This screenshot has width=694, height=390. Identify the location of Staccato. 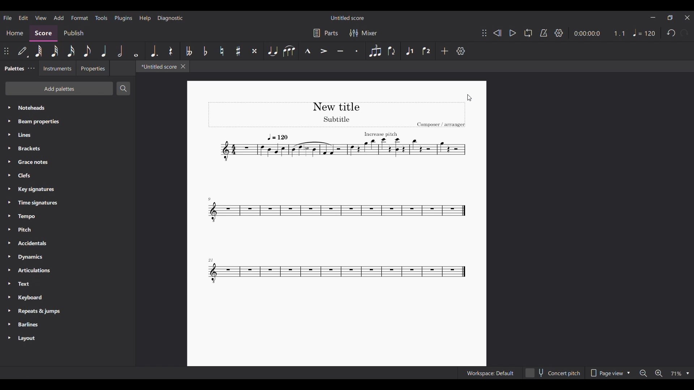
(357, 51).